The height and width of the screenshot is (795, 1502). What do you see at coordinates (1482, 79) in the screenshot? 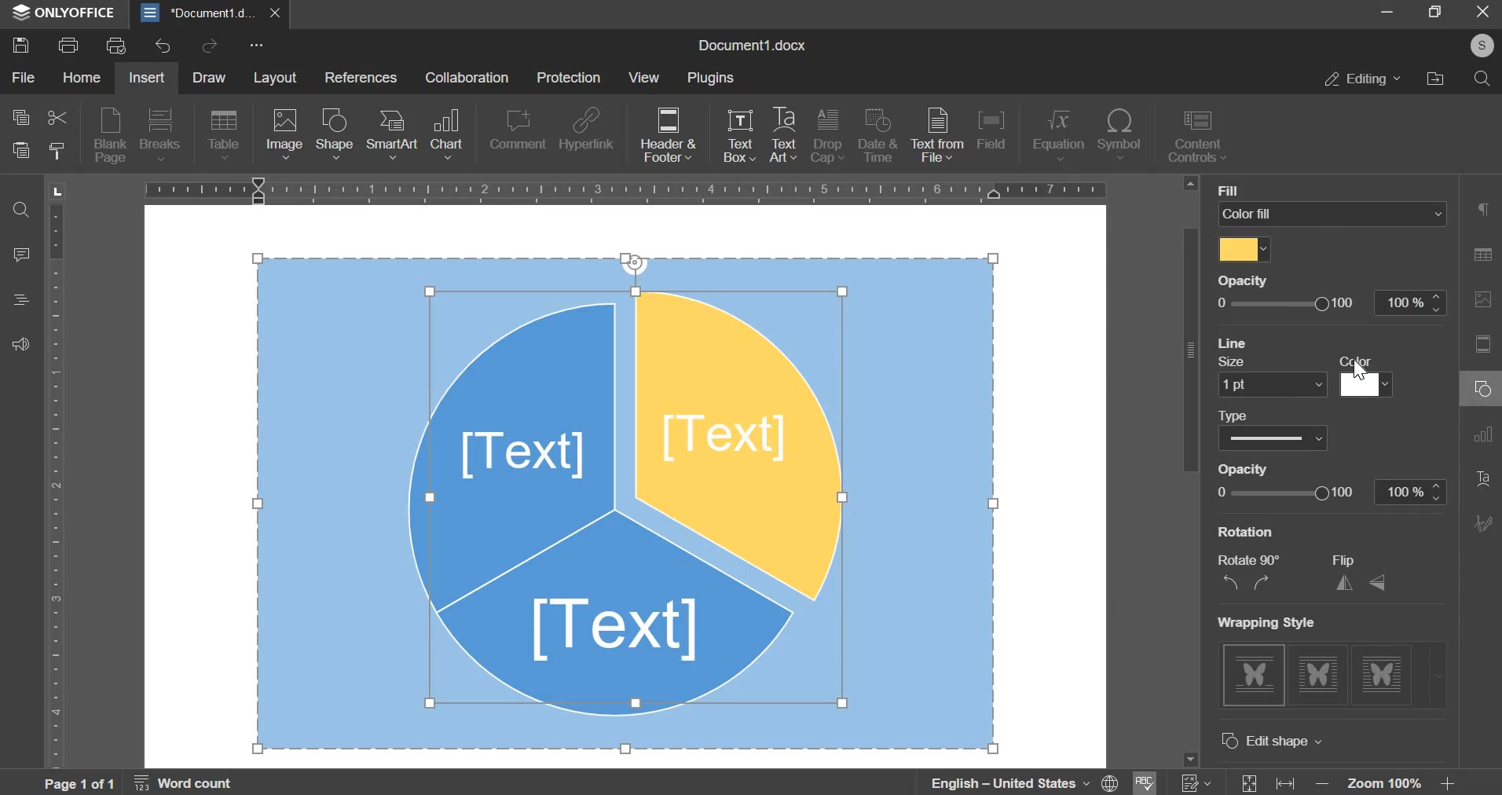
I see `search` at bounding box center [1482, 79].